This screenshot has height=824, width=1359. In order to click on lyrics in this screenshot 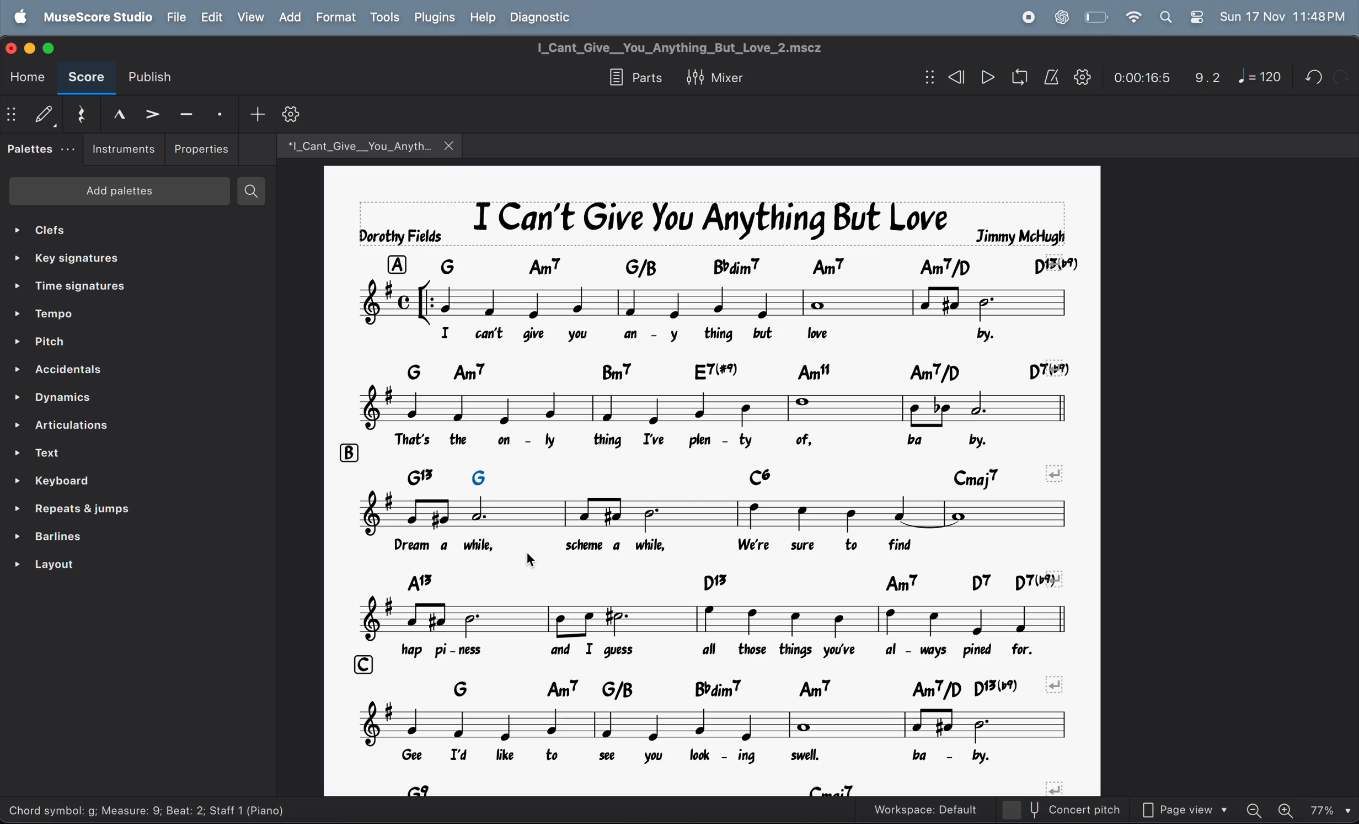, I will do `click(716, 652)`.